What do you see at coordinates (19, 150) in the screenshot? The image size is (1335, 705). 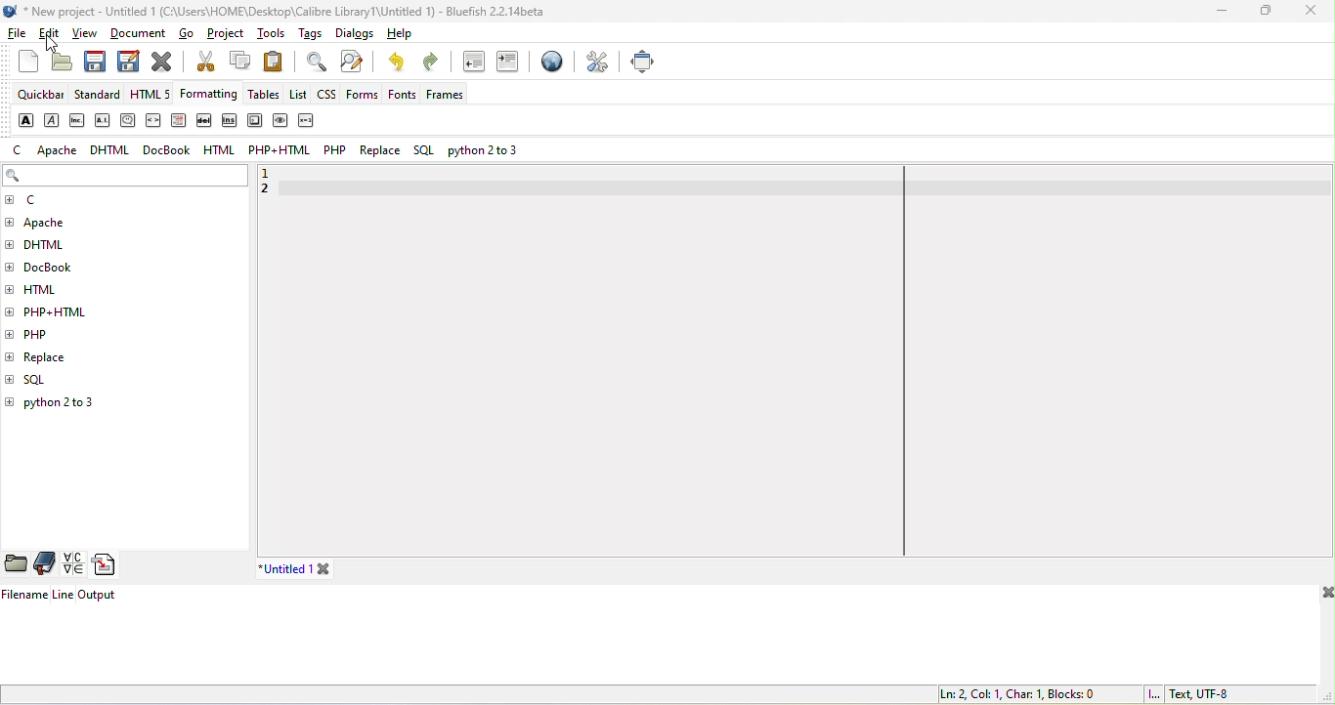 I see `c` at bounding box center [19, 150].